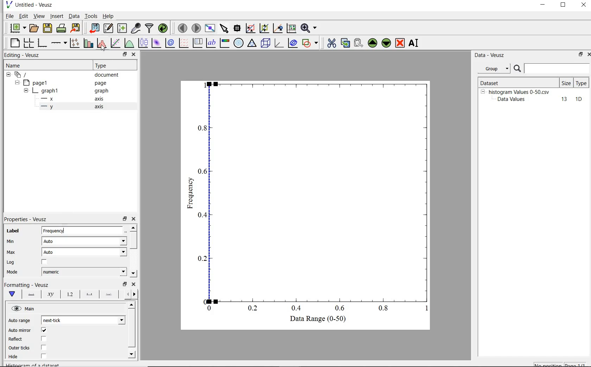  Describe the element at coordinates (135, 294) in the screenshot. I see `next options` at that location.